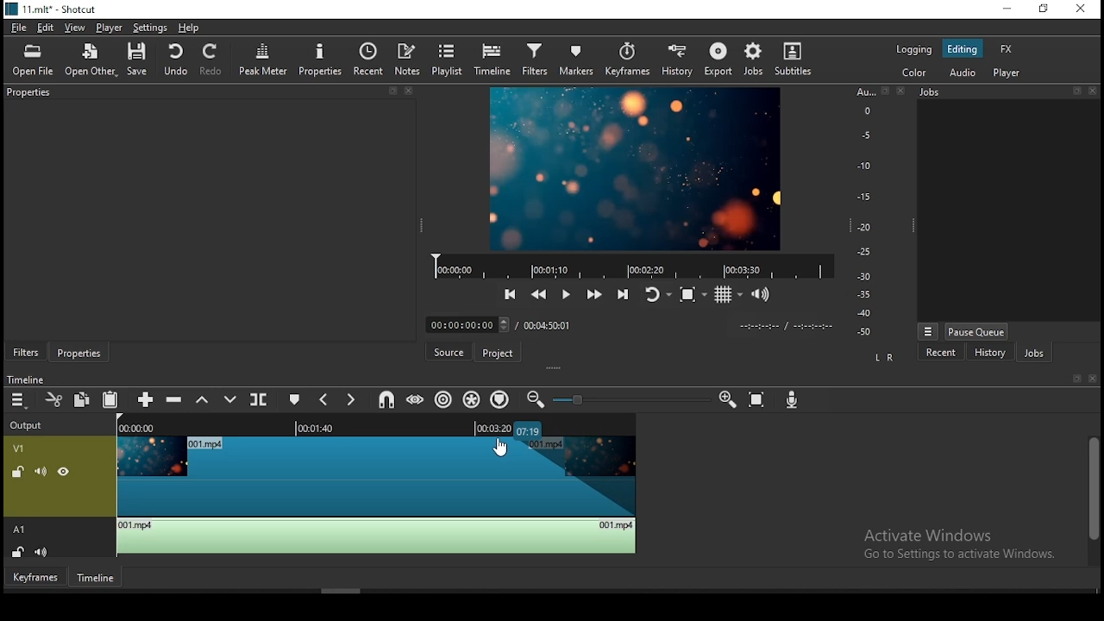  What do you see at coordinates (793, 400) in the screenshot?
I see `record audio` at bounding box center [793, 400].